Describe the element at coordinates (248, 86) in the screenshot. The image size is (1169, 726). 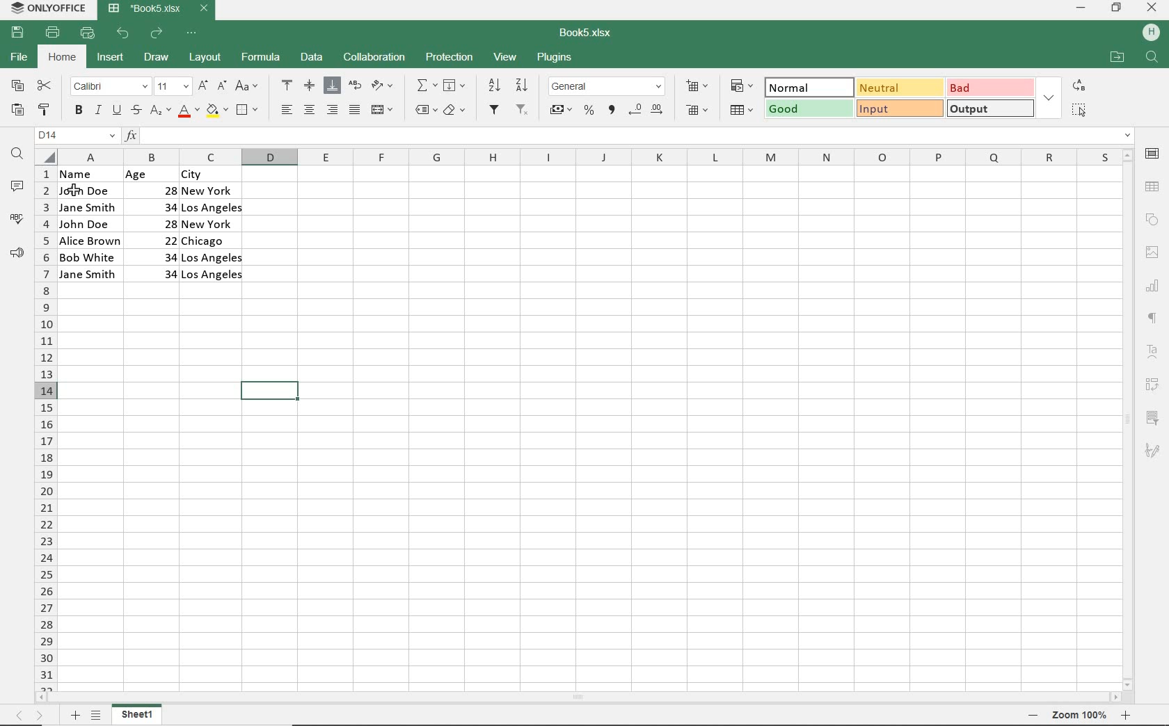
I see `CHANGE CASE` at that location.